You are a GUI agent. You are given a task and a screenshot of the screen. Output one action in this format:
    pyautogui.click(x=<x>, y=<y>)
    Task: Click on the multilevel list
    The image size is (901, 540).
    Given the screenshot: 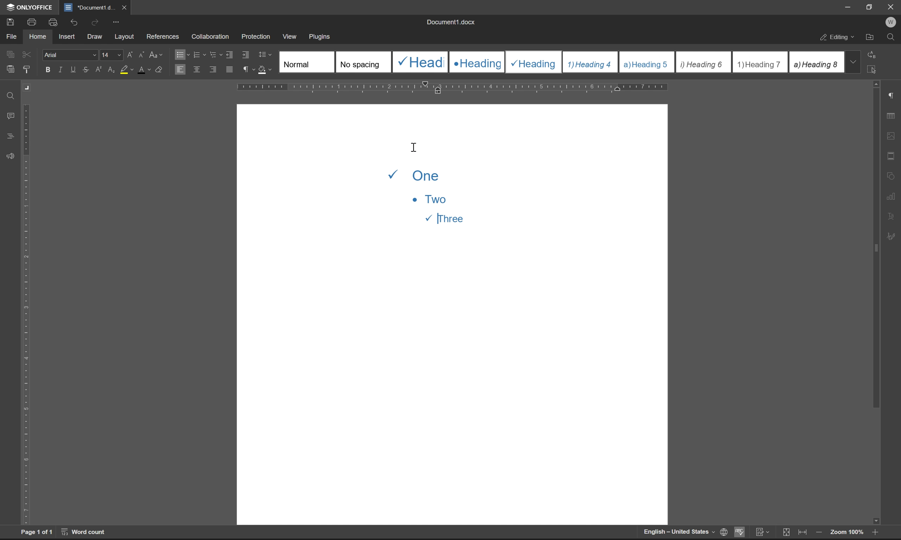 What is the action you would take?
    pyautogui.click(x=216, y=54)
    